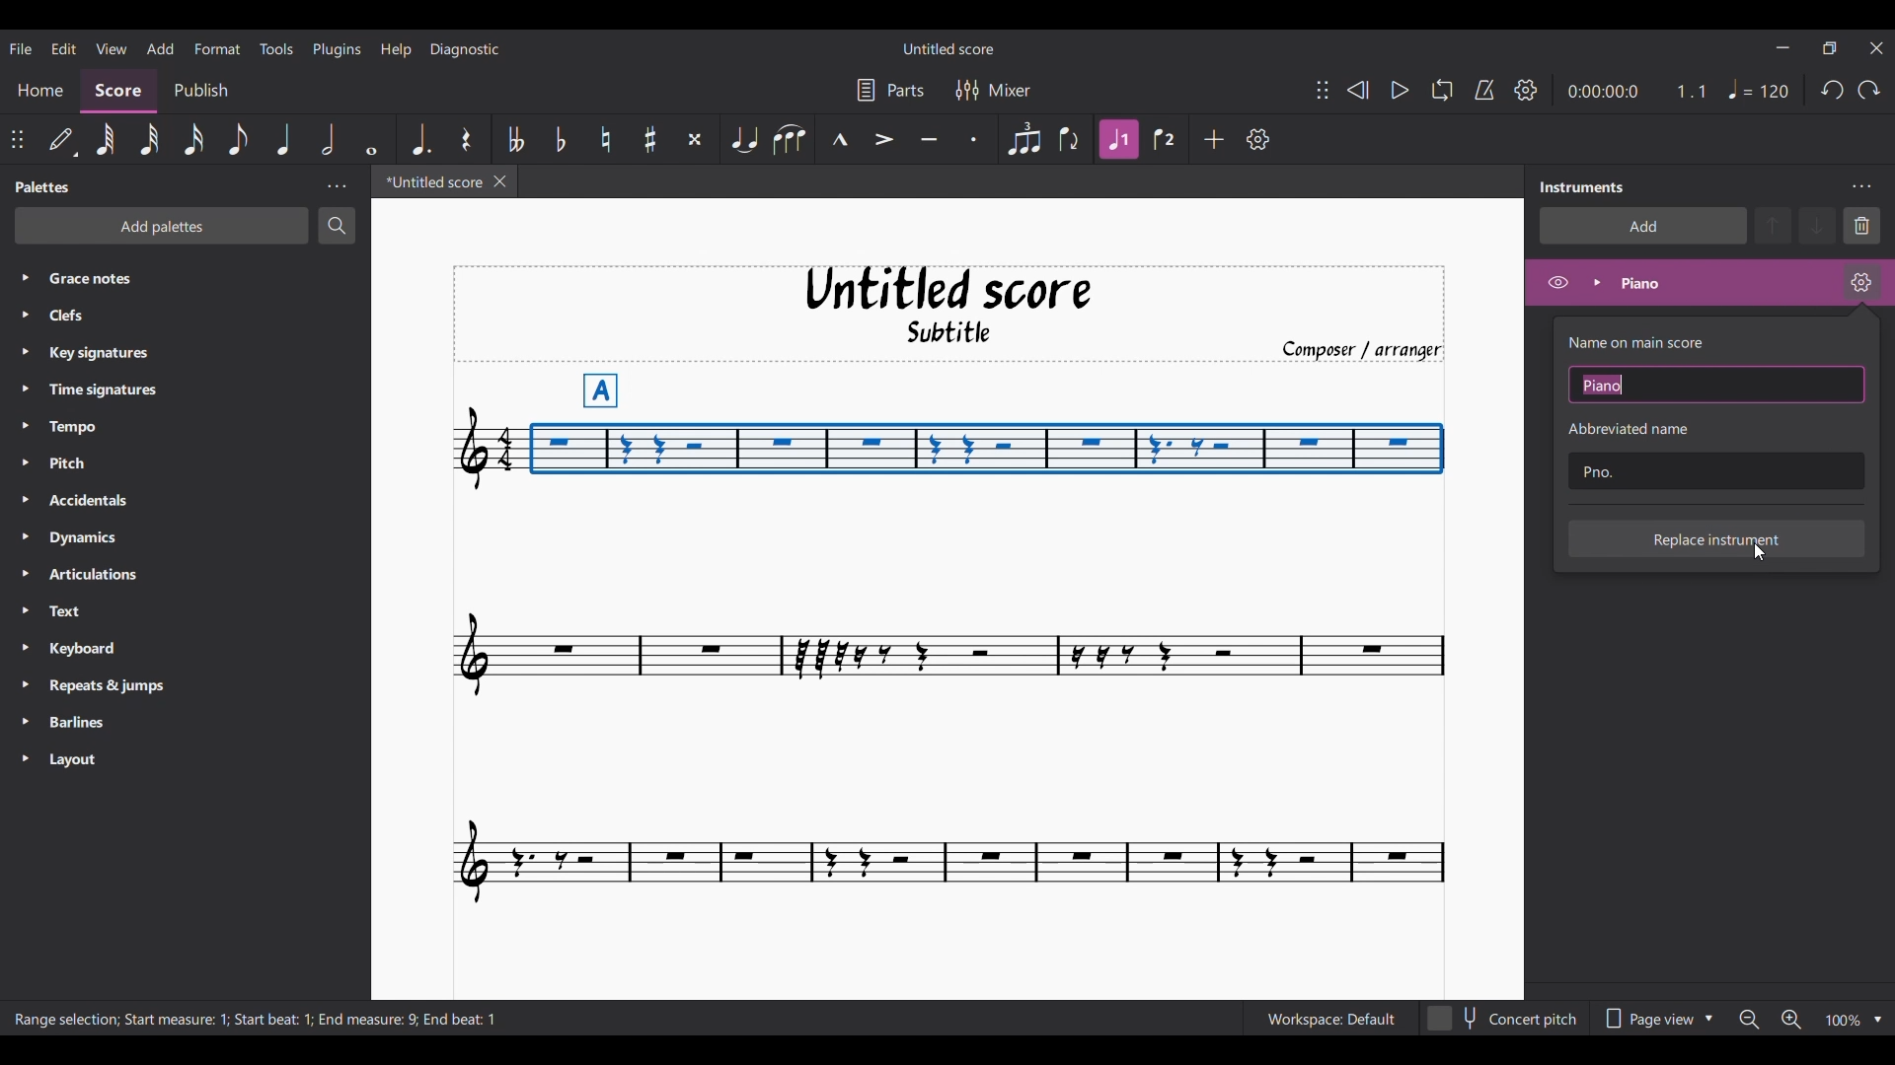 The width and height of the screenshot is (1895, 1065). Describe the element at coordinates (147, 139) in the screenshot. I see `32nd note` at that location.